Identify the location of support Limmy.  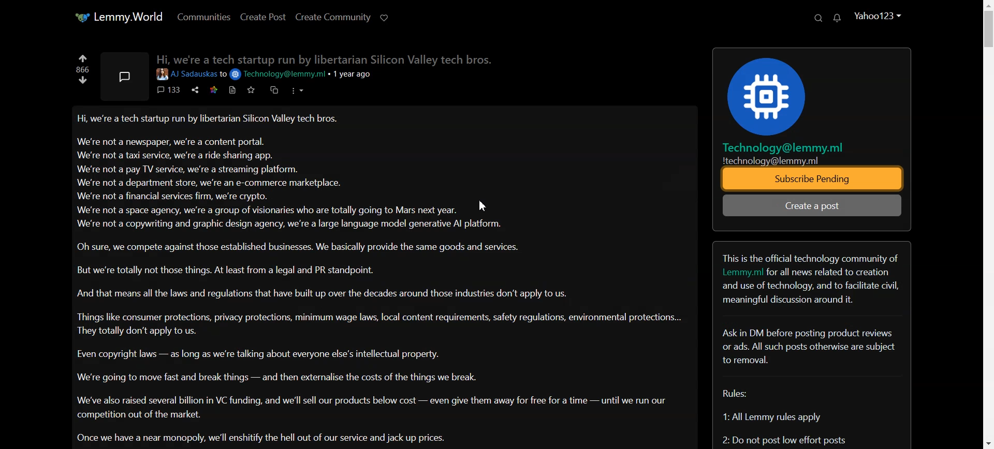
(386, 17).